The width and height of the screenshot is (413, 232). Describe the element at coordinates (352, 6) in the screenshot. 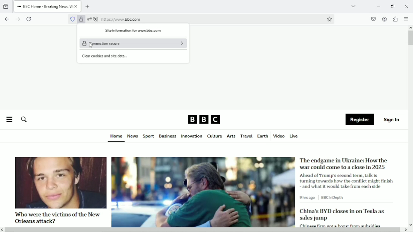

I see `List all tabs` at that location.